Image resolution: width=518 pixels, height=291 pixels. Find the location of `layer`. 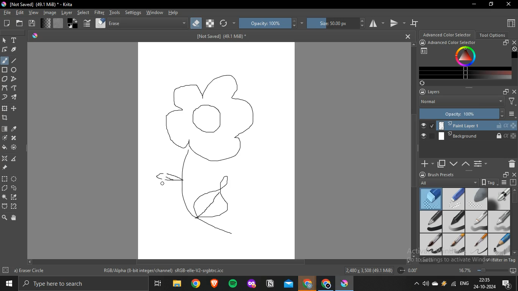

layer is located at coordinates (66, 13).